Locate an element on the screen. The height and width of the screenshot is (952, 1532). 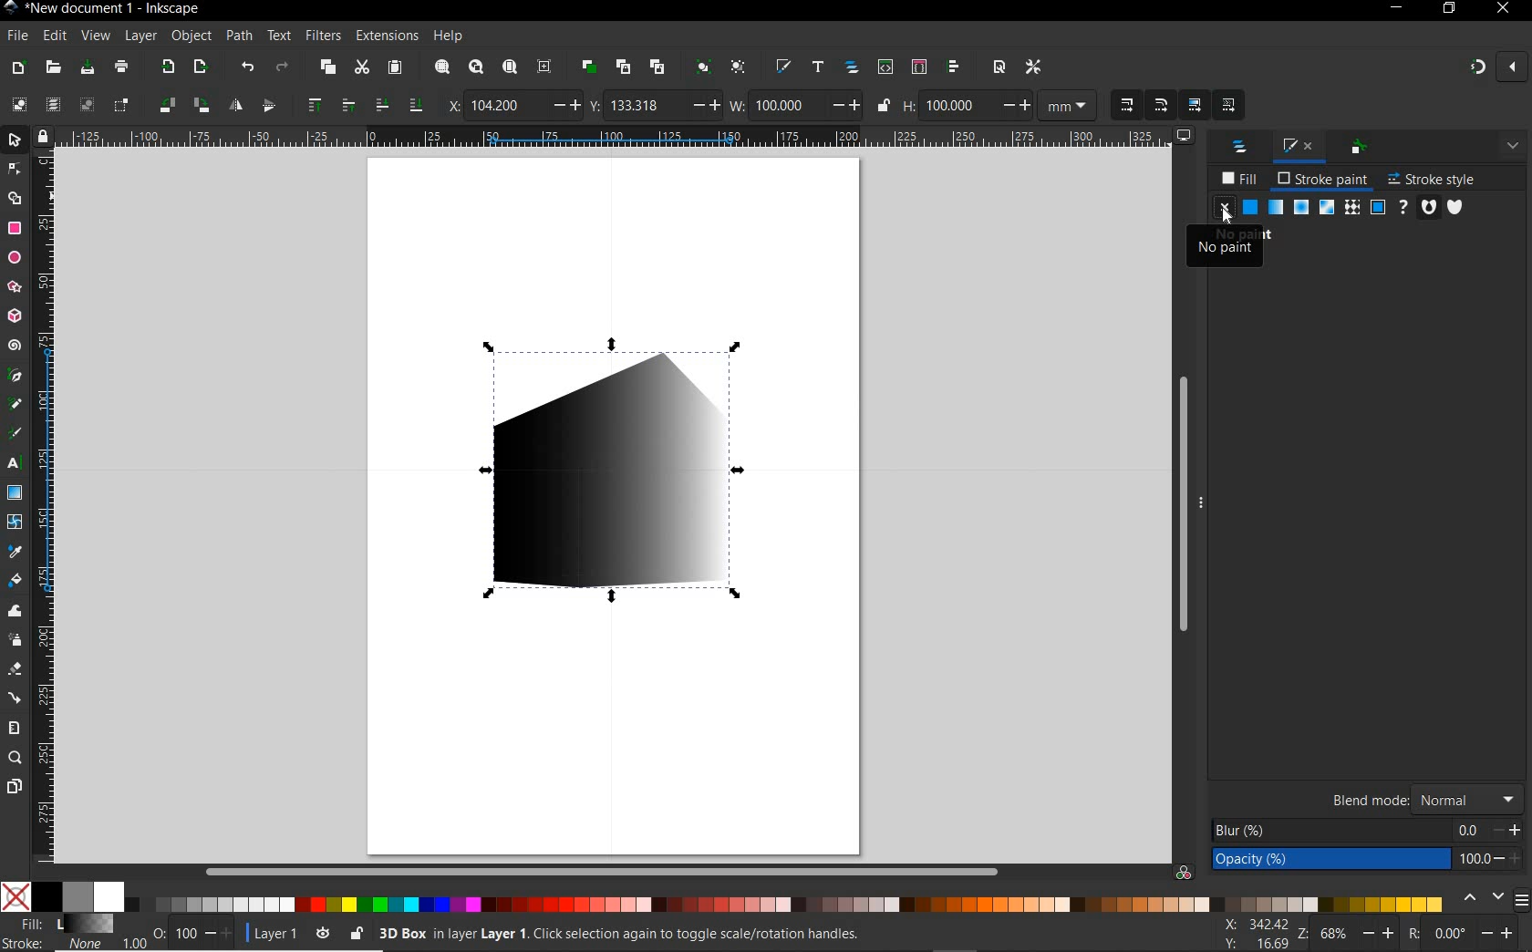
increase/decrease is located at coordinates (220, 933).